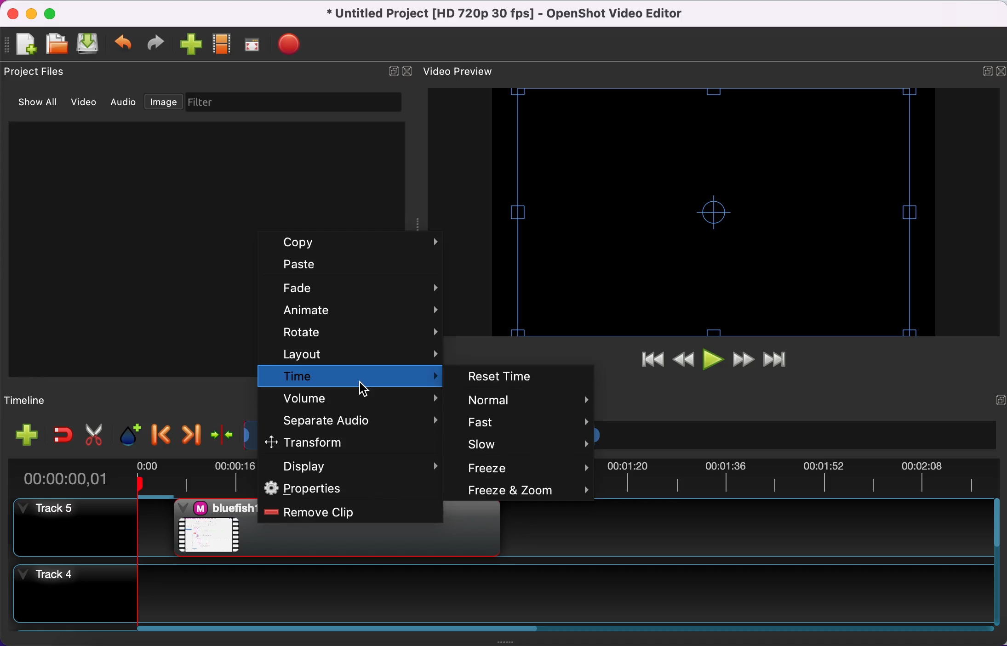  What do you see at coordinates (351, 489) in the screenshot?
I see `properties` at bounding box center [351, 489].